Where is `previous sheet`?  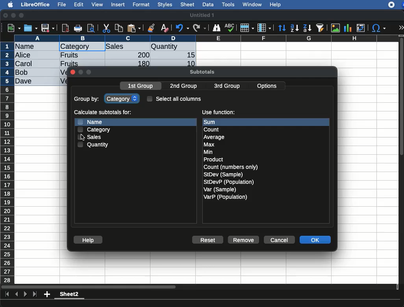 previous sheet is located at coordinates (17, 294).